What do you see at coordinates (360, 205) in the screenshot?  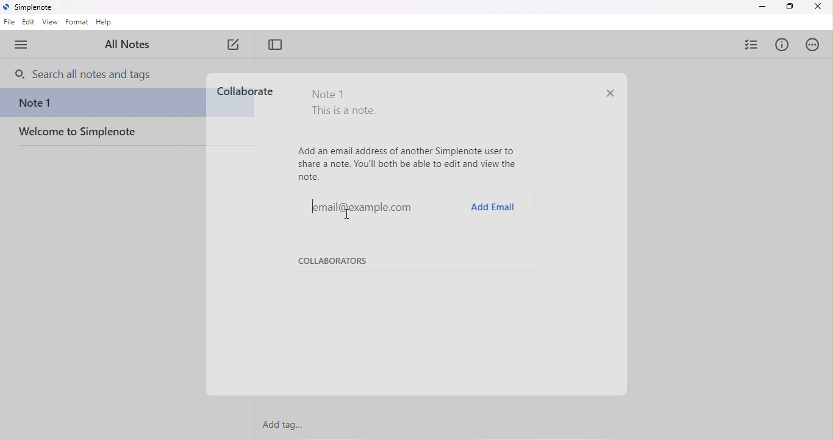 I see `example email id` at bounding box center [360, 205].